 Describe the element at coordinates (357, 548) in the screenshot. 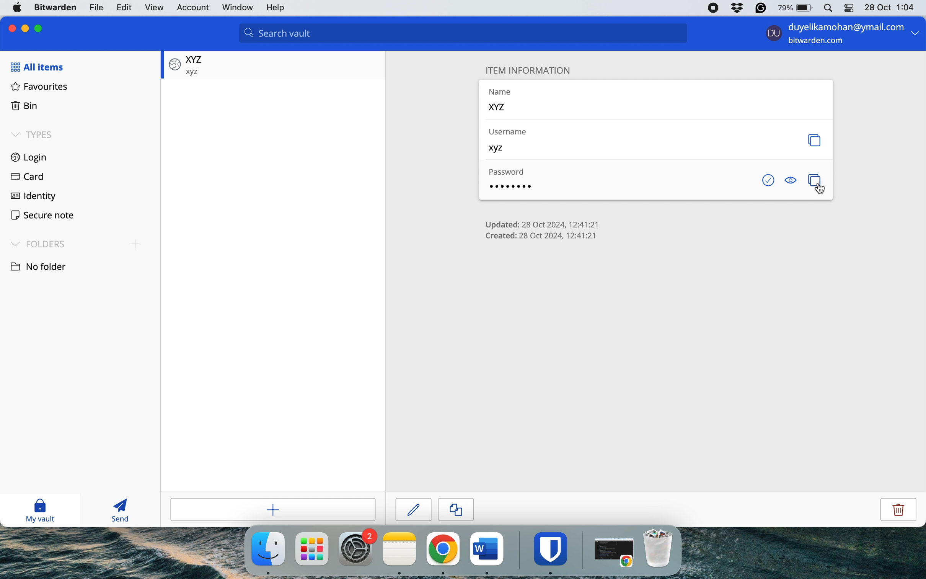

I see `system preferences` at that location.